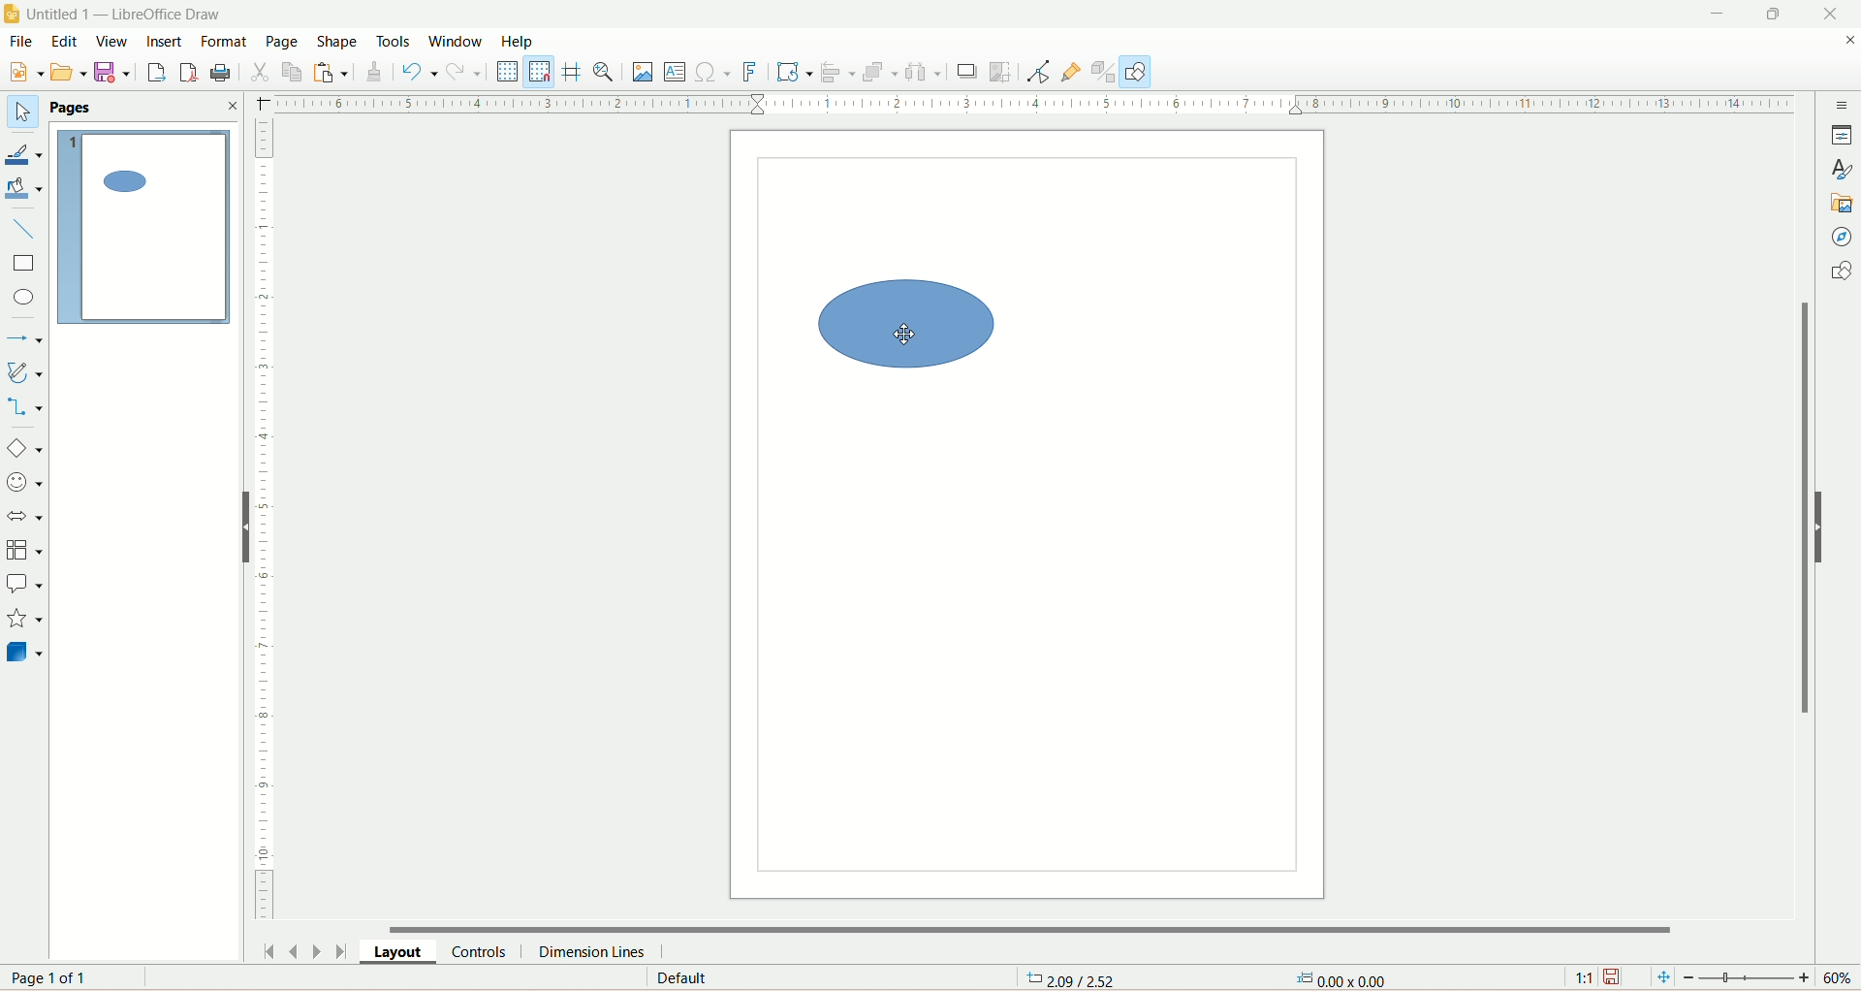 Image resolution: width=1861 pixels, height=991 pixels. I want to click on page 1, so click(143, 225).